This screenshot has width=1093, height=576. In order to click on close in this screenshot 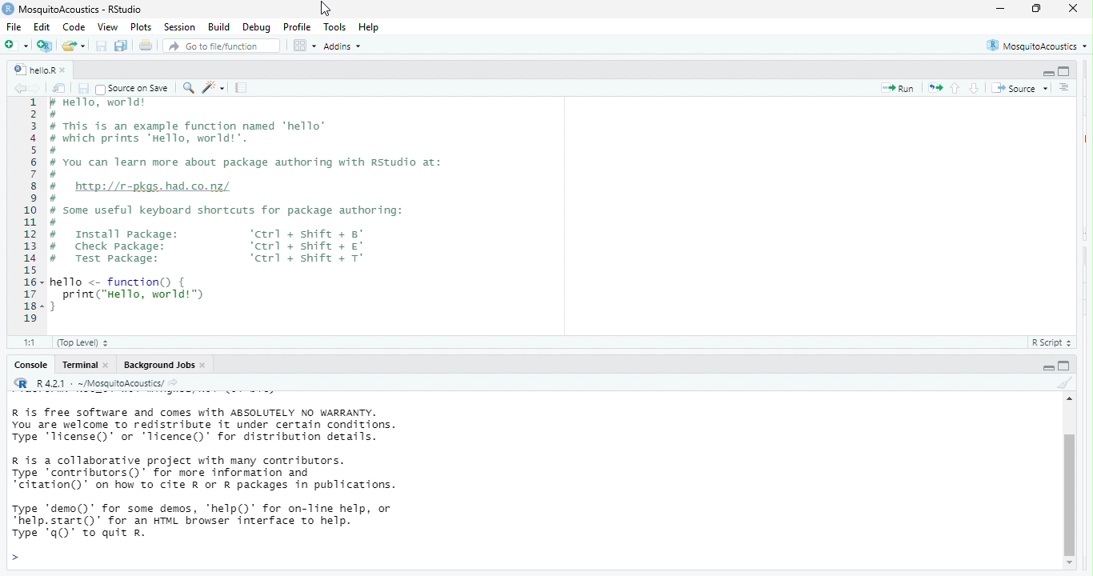, I will do `click(65, 69)`.